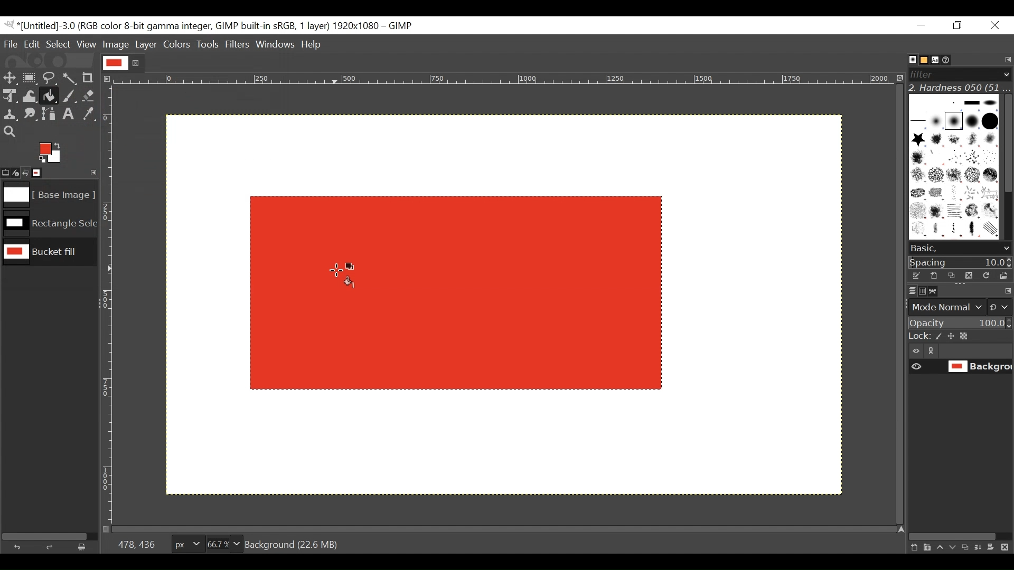 This screenshot has height=570, width=1014. Describe the element at coordinates (922, 25) in the screenshot. I see `Minimize` at that location.